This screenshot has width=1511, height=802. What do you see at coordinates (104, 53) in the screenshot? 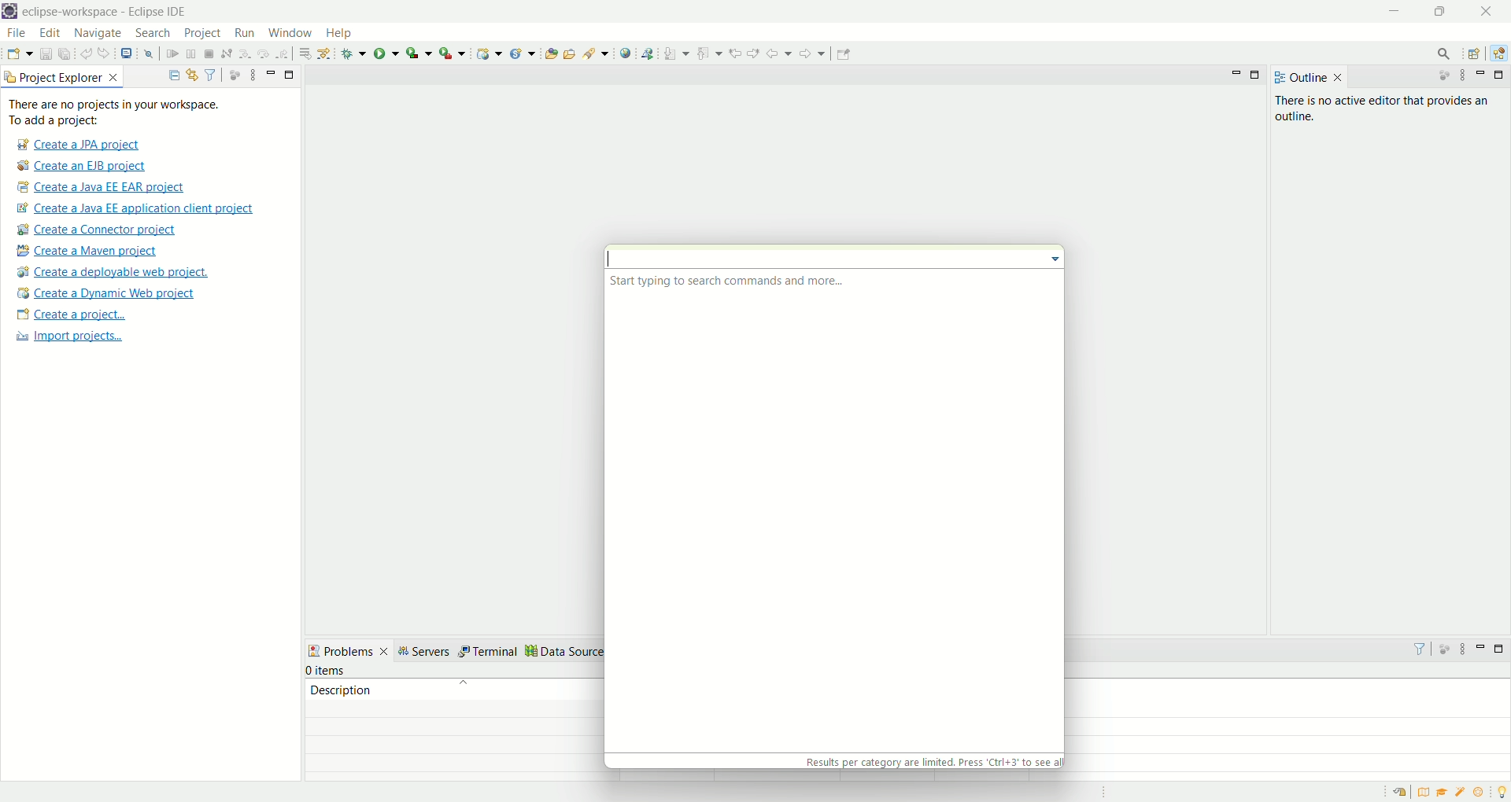
I see `redo` at bounding box center [104, 53].